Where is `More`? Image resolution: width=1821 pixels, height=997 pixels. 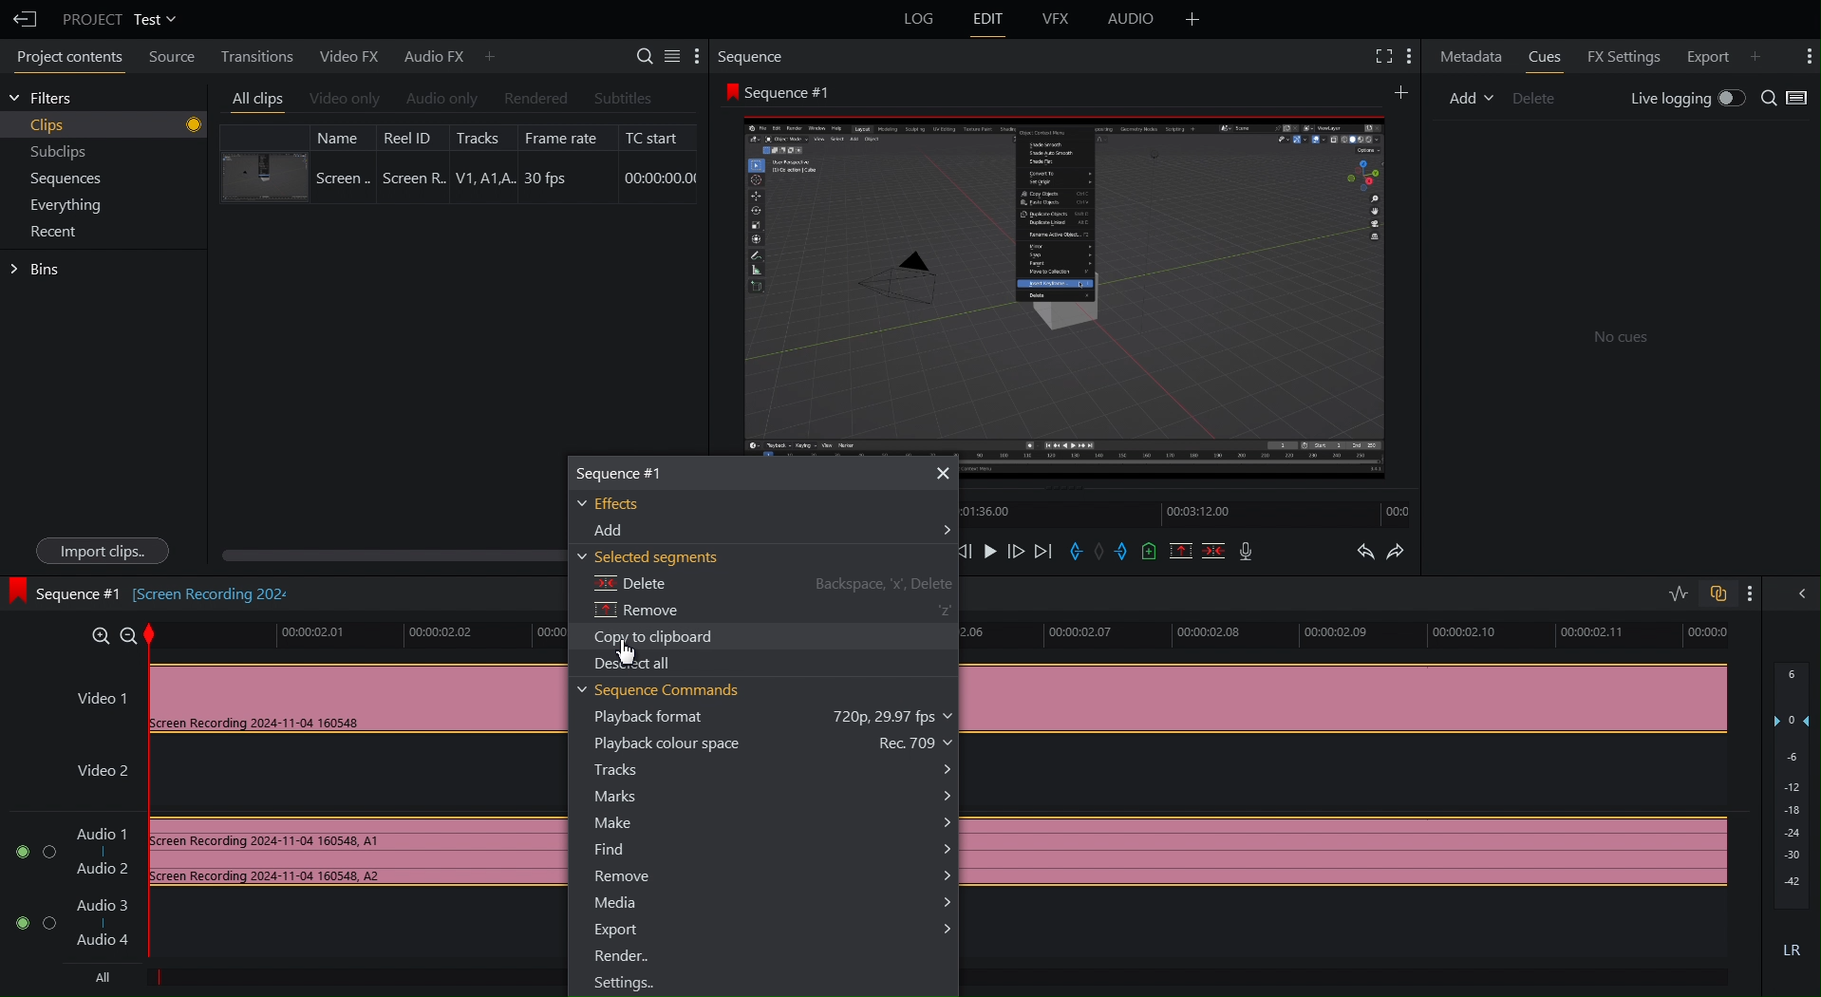
More is located at coordinates (1804, 56).